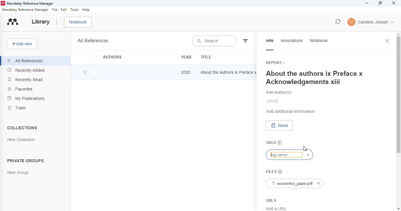 The width and height of the screenshot is (401, 211). Describe the element at coordinates (314, 77) in the screenshot. I see `About the authors ix Preface x Acknowledgements xiii` at that location.